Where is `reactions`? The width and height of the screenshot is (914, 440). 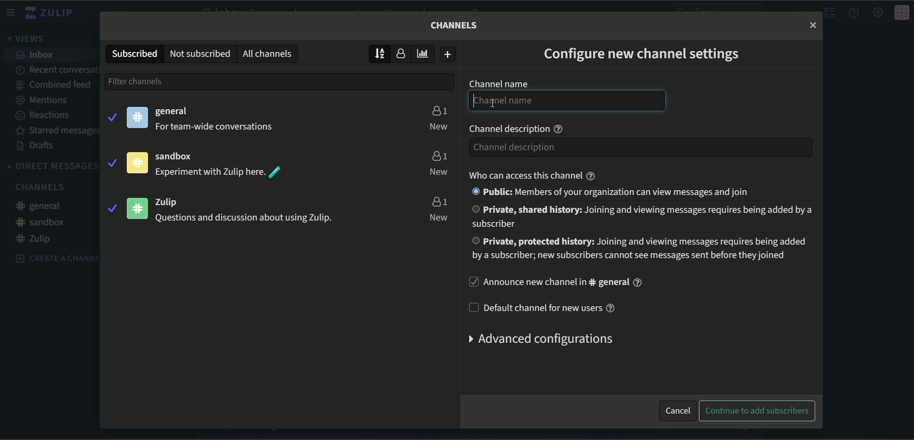 reactions is located at coordinates (44, 116).